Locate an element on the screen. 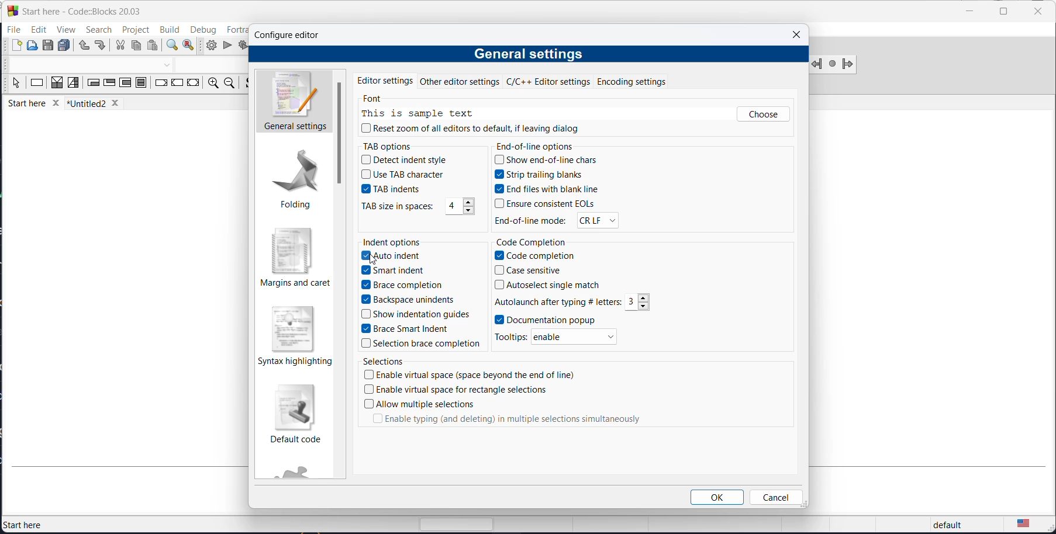 This screenshot has width=1056, height=534. cut is located at coordinates (120, 46).